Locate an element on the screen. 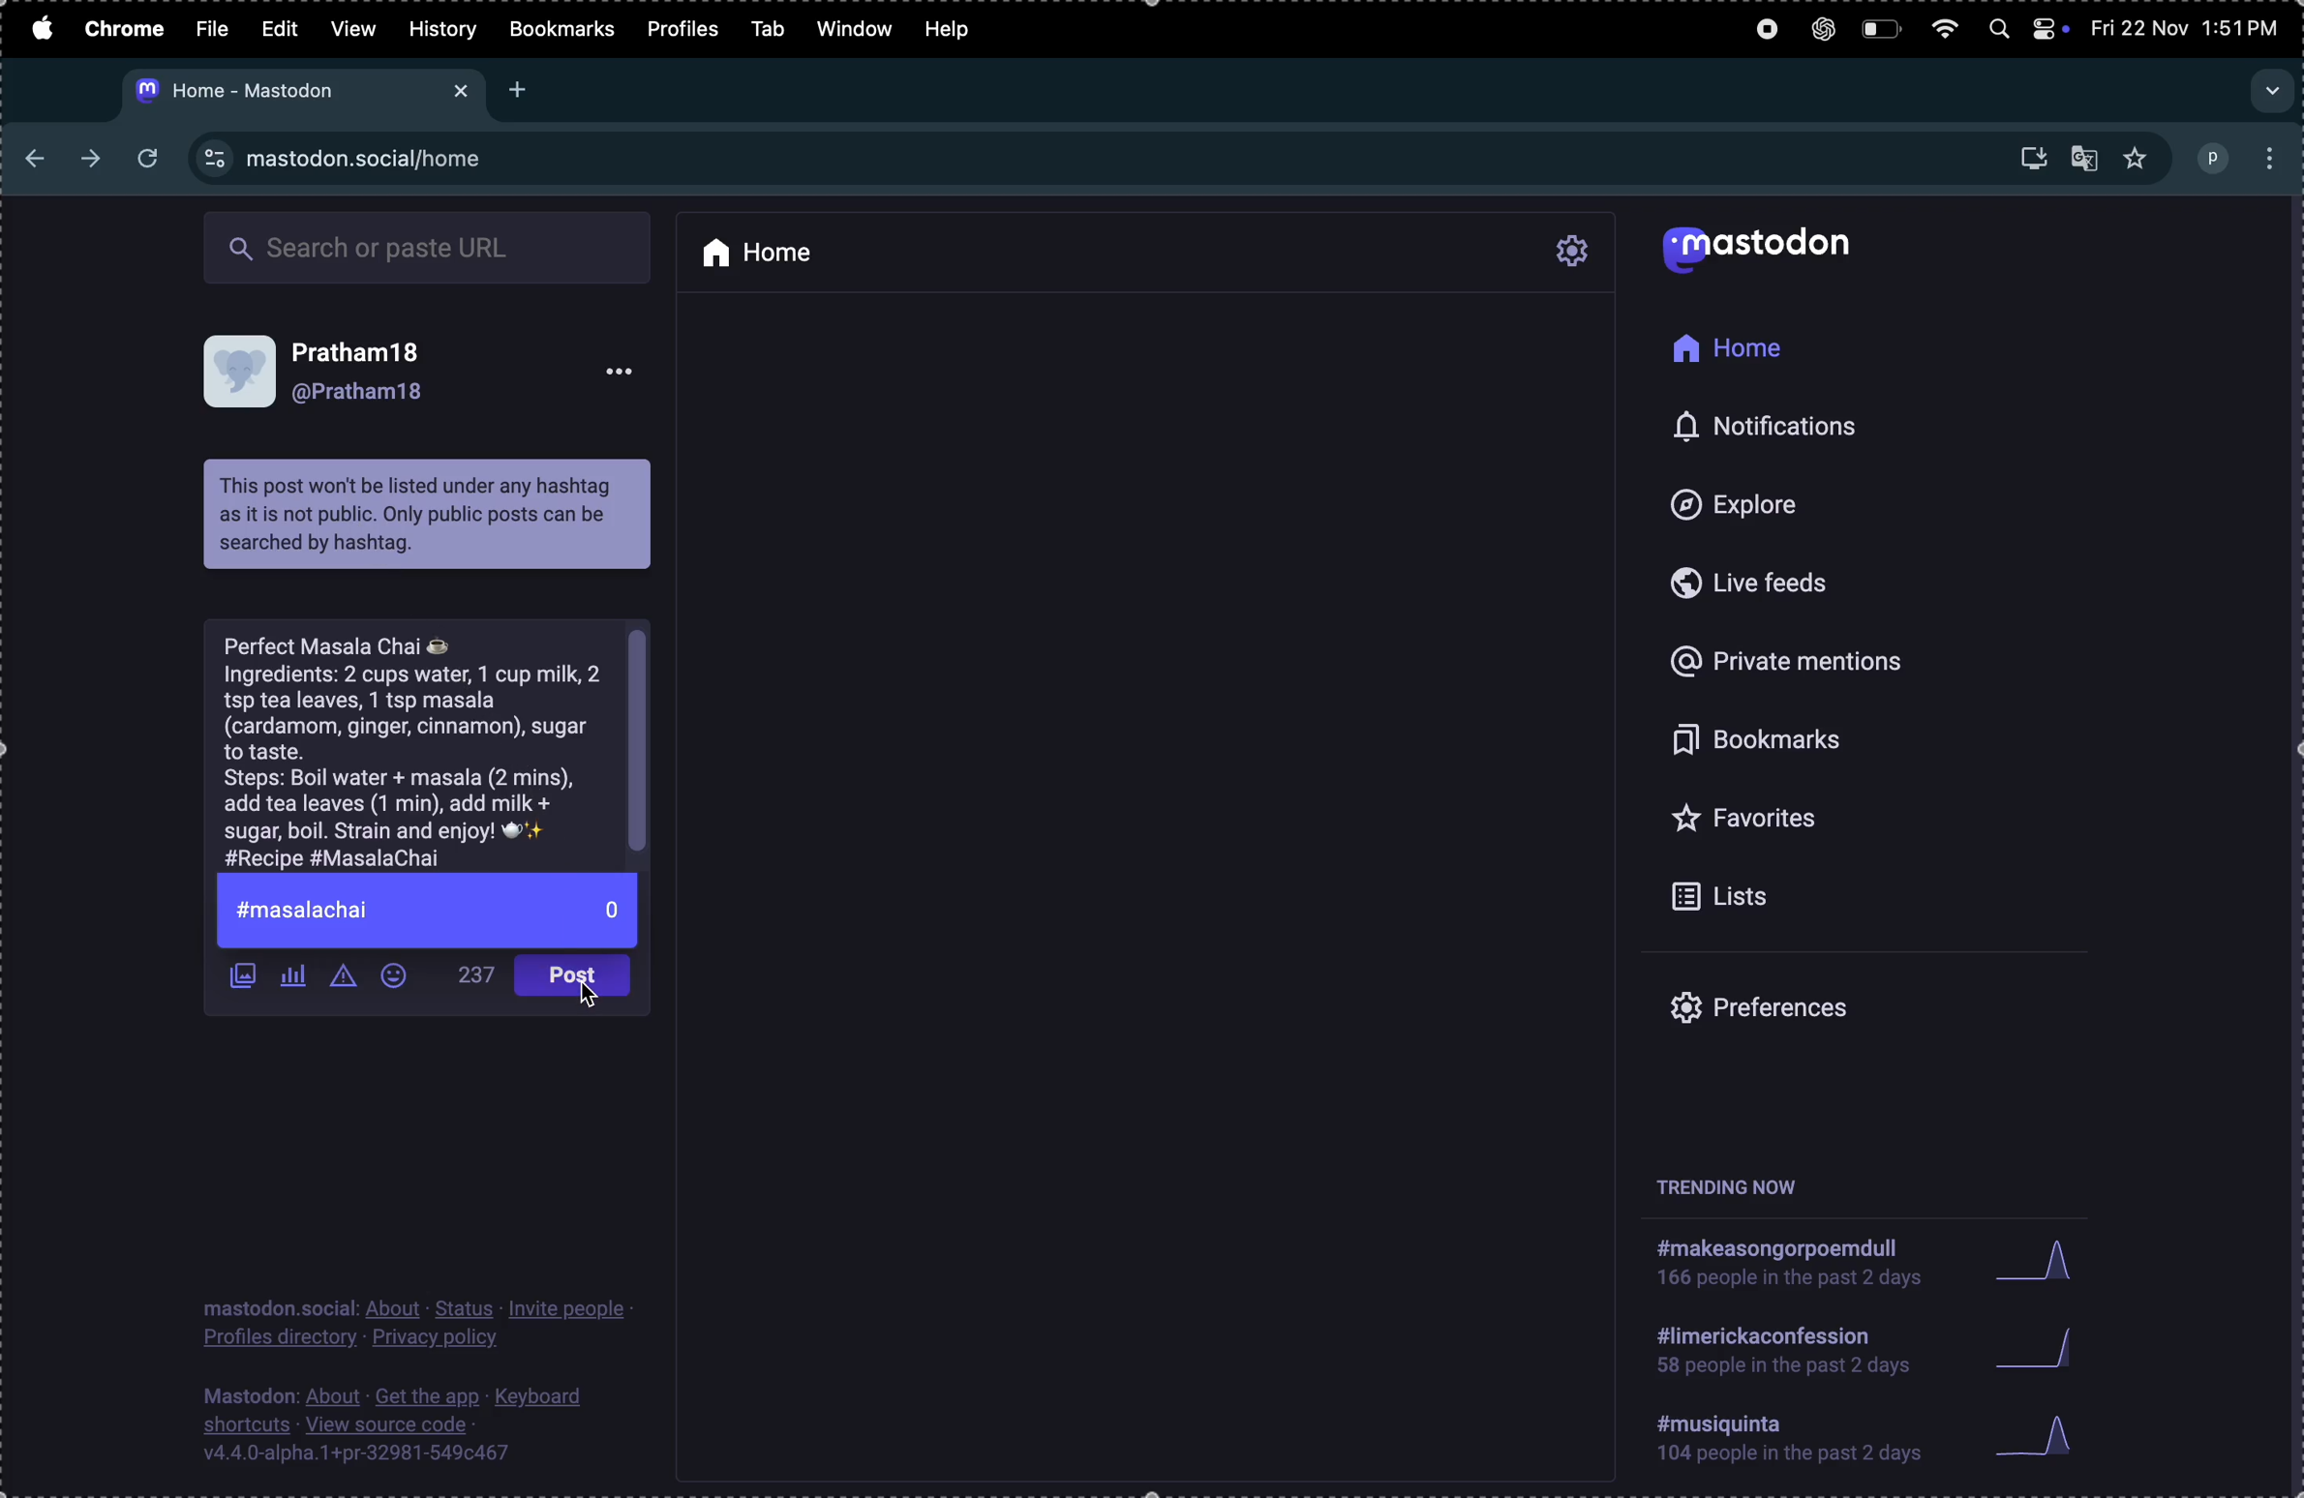 This screenshot has width=2304, height=1498. explore is located at coordinates (1795, 498).